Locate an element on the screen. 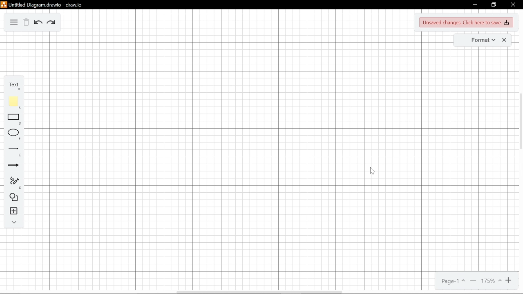 This screenshot has height=294, width=523. current zoom at 175% after clicking on Zoom in button is located at coordinates (493, 280).